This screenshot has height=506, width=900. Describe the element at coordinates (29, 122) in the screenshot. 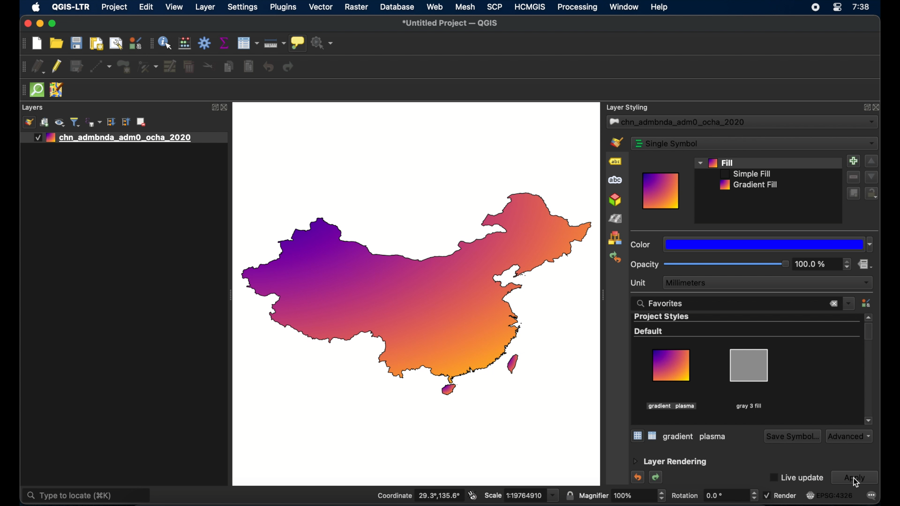

I see `open layer styling panel` at that location.